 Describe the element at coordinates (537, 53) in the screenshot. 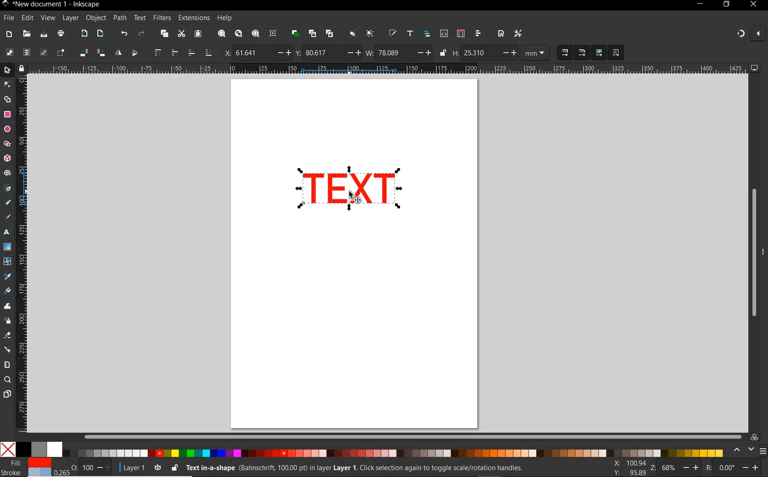

I see `MEASUREMENT` at that location.